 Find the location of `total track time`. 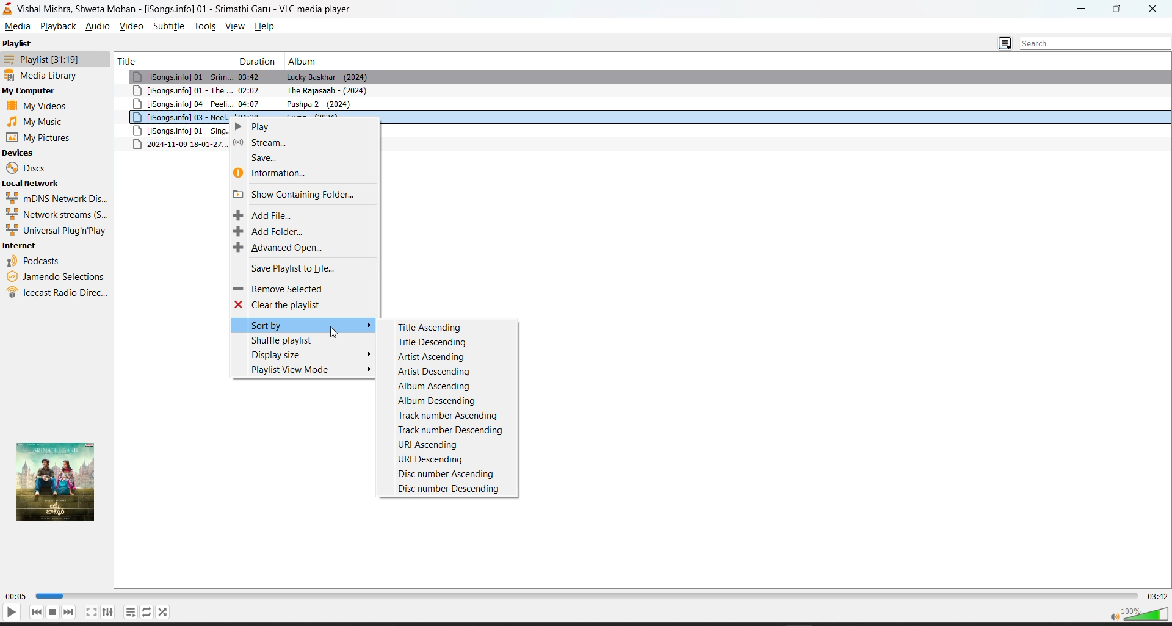

total track time is located at coordinates (1157, 595).